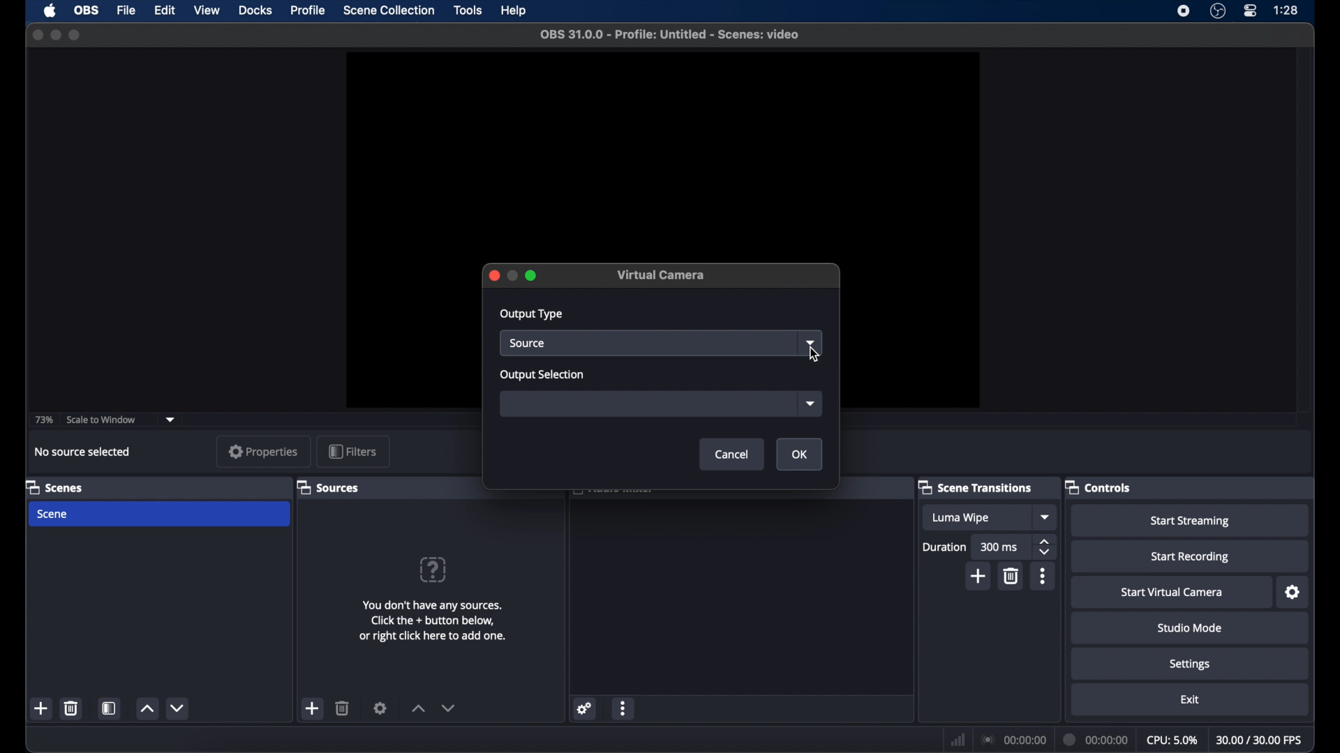 Image resolution: width=1340 pixels, height=753 pixels. I want to click on time, so click(1286, 10).